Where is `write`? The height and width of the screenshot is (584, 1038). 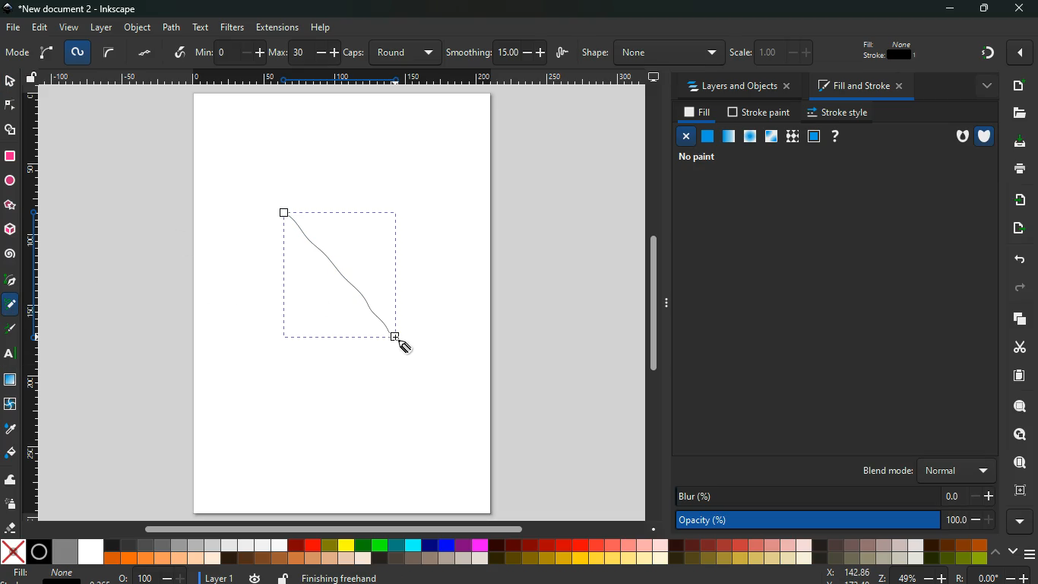
write is located at coordinates (181, 53).